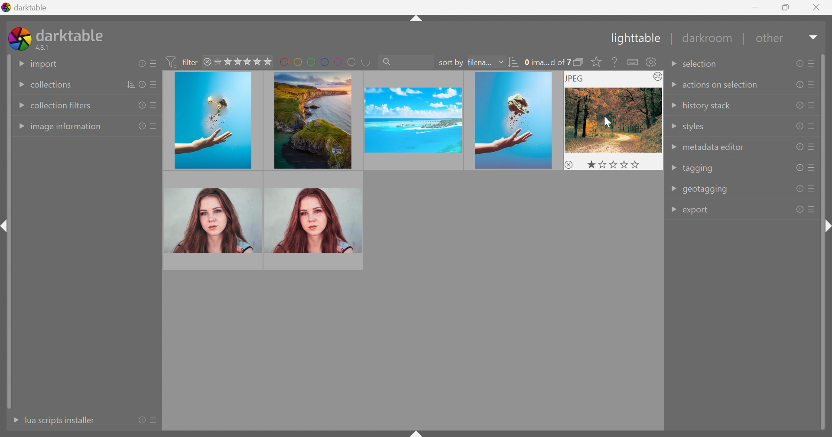 The width and height of the screenshot is (832, 437). I want to click on presets, so click(154, 85).